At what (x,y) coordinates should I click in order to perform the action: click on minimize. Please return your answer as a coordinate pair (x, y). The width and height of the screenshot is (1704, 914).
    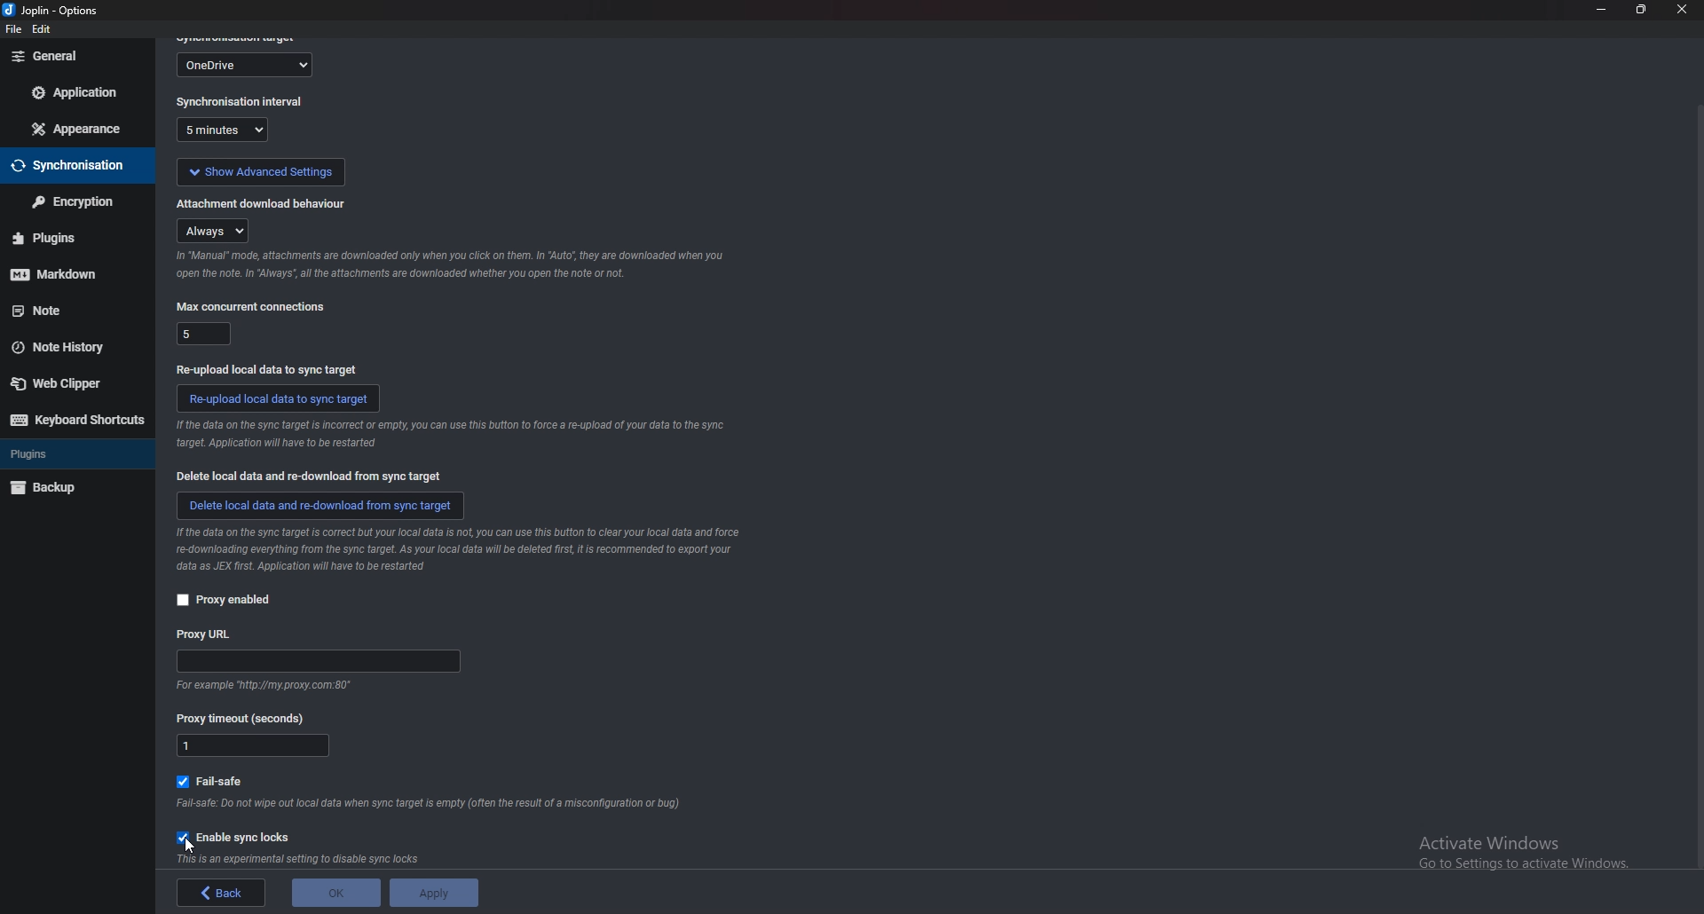
    Looking at the image, I should click on (1600, 10).